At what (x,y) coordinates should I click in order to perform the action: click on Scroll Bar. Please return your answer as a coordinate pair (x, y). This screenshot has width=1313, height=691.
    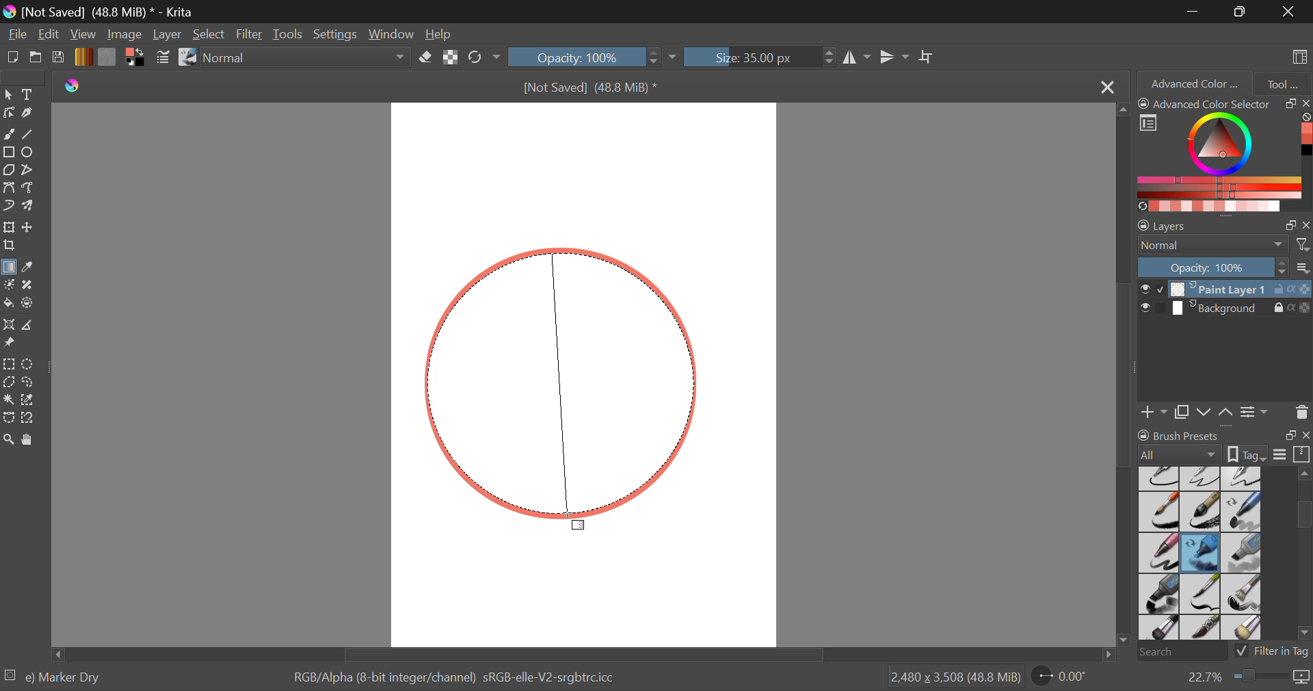
    Looking at the image, I should click on (1126, 378).